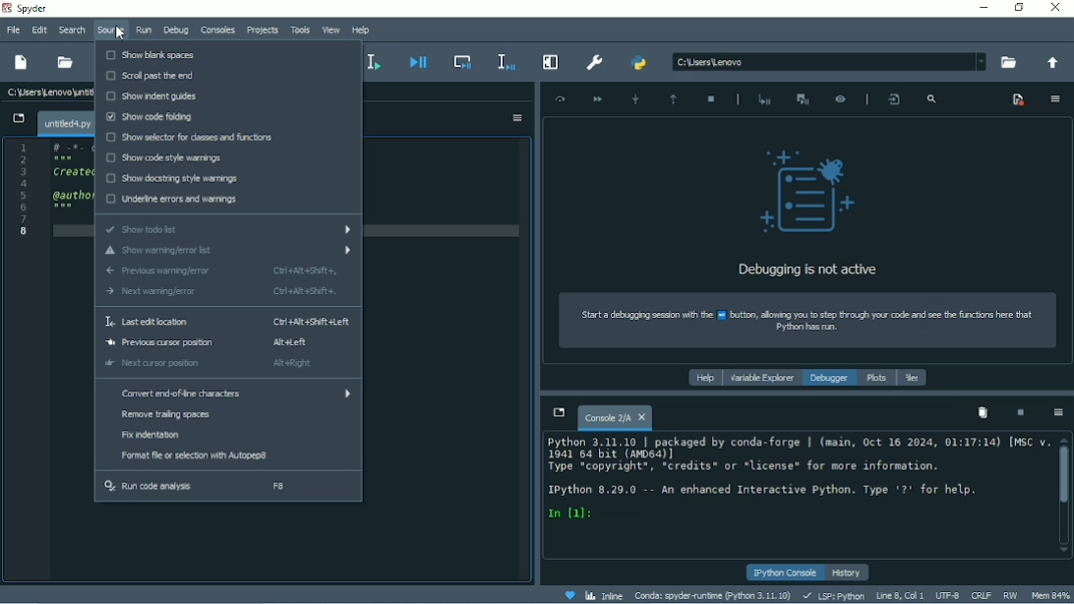 Image resolution: width=1074 pixels, height=604 pixels. Describe the element at coordinates (1007, 63) in the screenshot. I see `Browse a working directory` at that location.